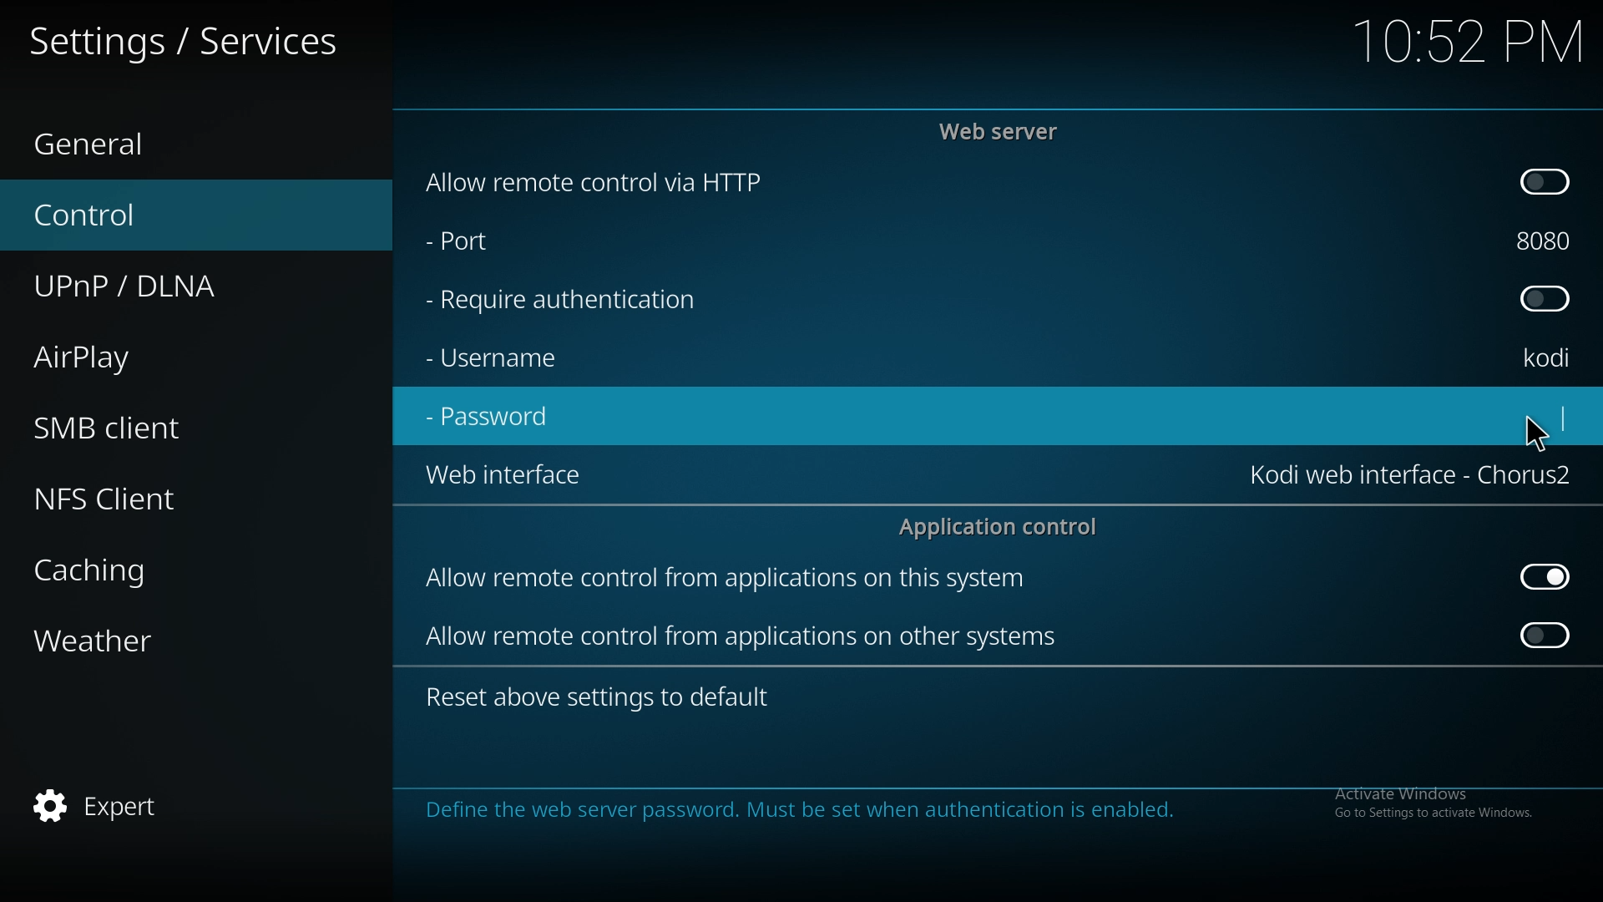 This screenshot has height=902, width=1603. I want to click on toggle, so click(1543, 182).